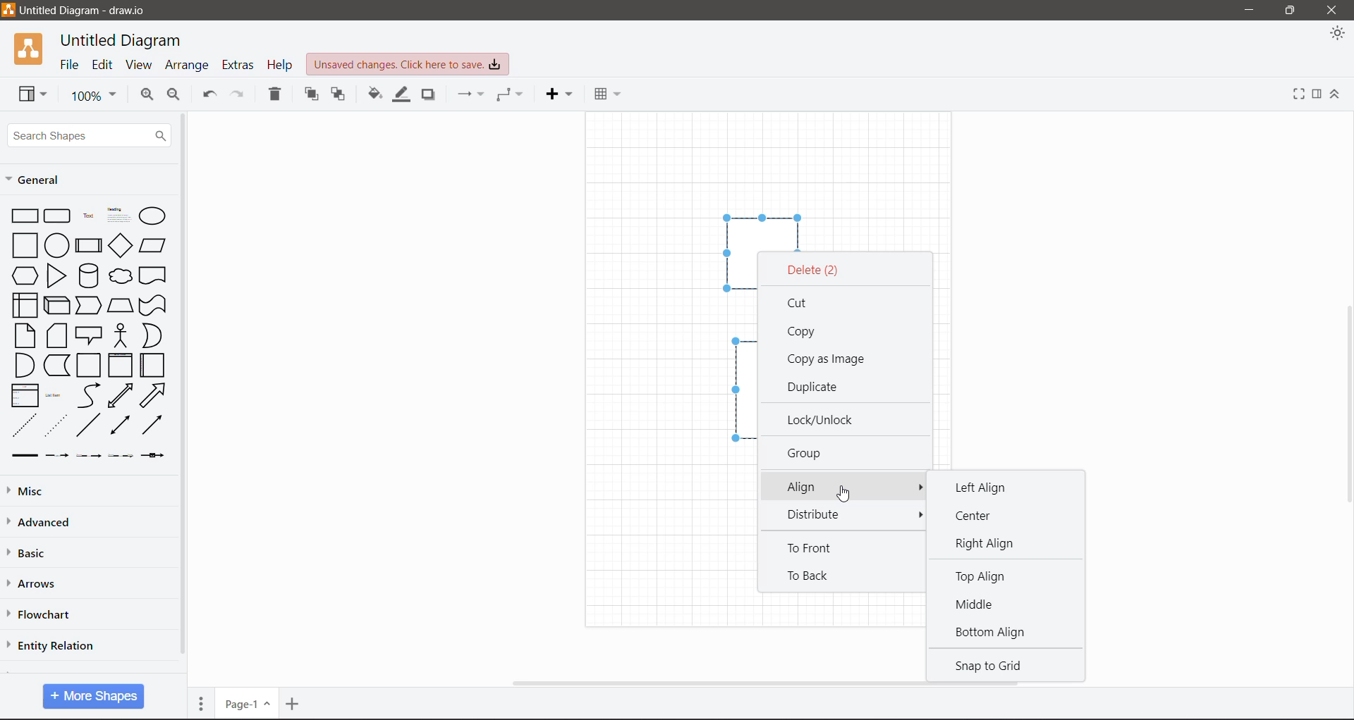 The width and height of the screenshot is (1354, 720). What do you see at coordinates (103, 66) in the screenshot?
I see `Edit` at bounding box center [103, 66].